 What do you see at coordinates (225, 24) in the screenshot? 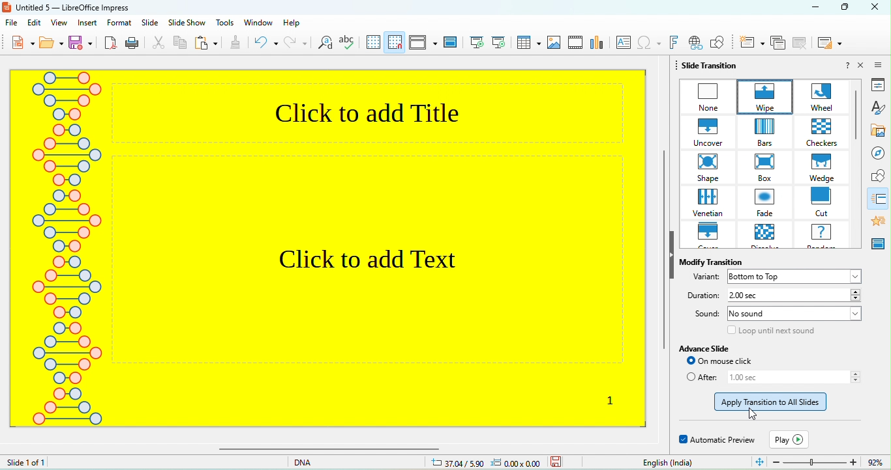
I see `tools` at bounding box center [225, 24].